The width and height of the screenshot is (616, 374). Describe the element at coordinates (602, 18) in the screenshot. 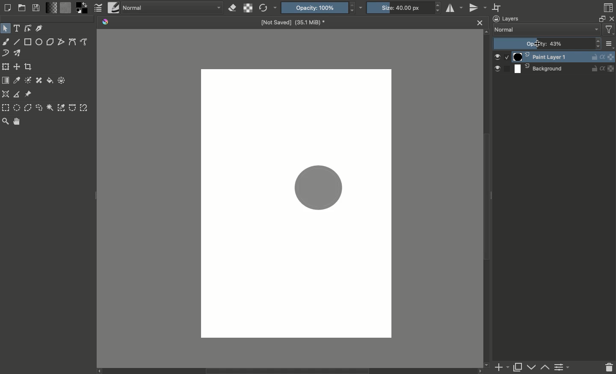

I see `Float docker` at that location.